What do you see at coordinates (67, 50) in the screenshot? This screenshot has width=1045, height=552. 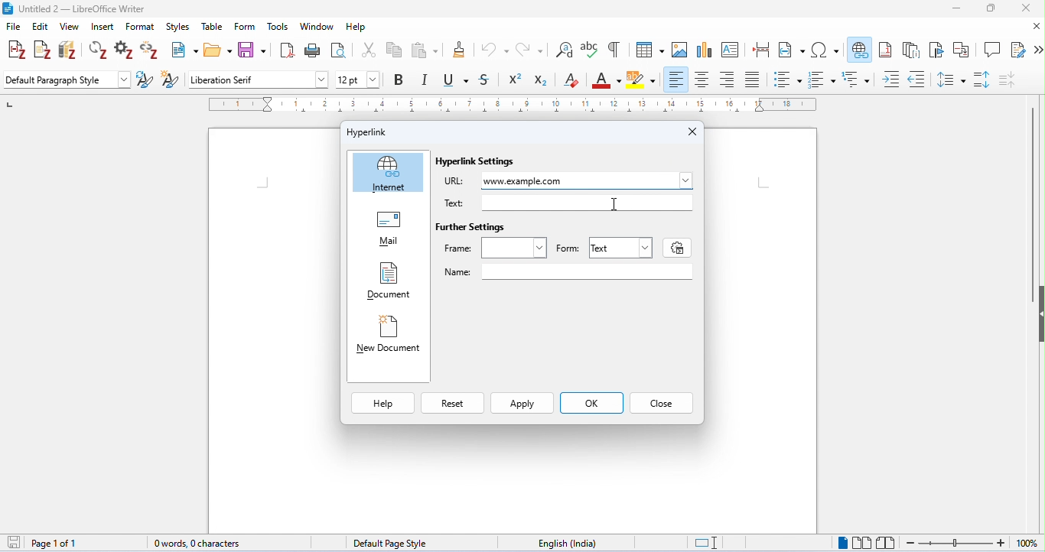 I see `add/edit bibliography` at bounding box center [67, 50].